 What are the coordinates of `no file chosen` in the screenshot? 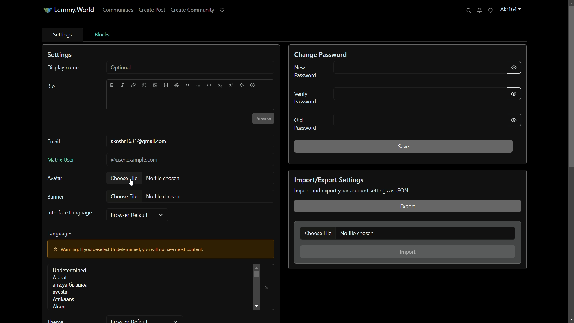 It's located at (165, 196).